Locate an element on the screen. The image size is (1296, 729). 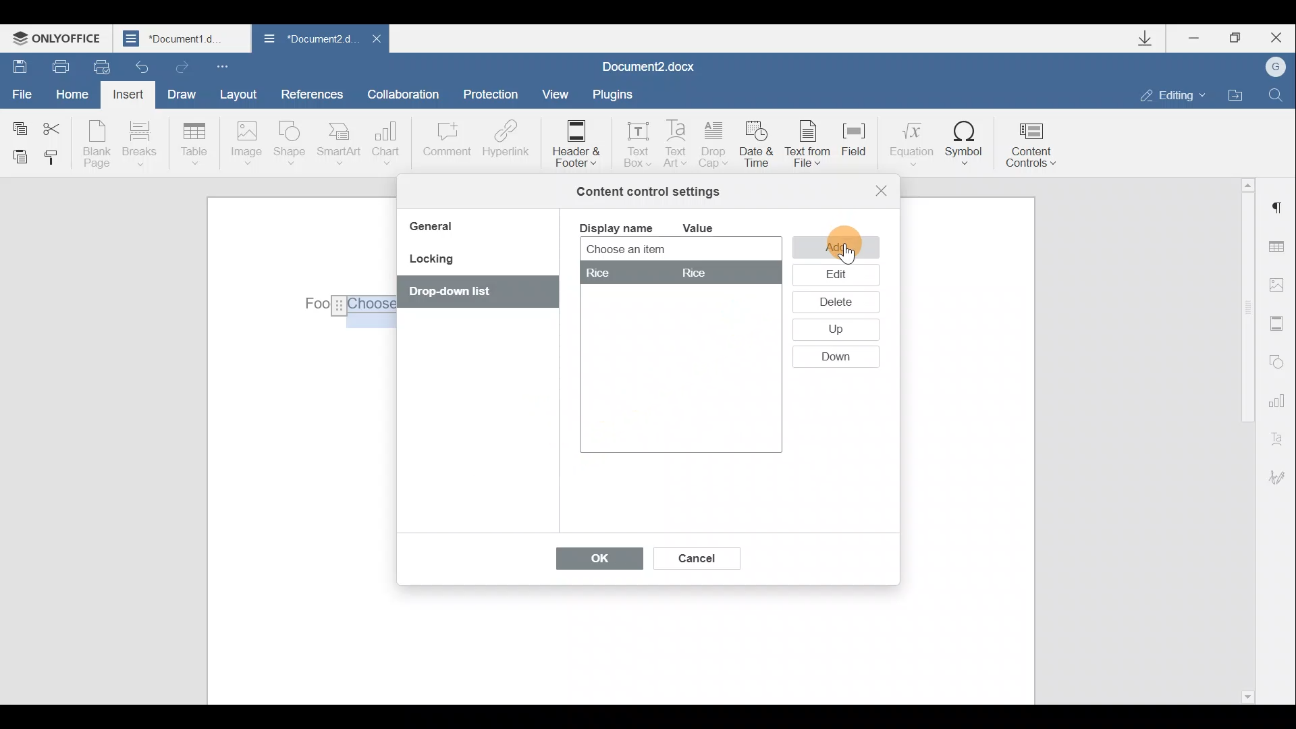
Find is located at coordinates (1276, 94).